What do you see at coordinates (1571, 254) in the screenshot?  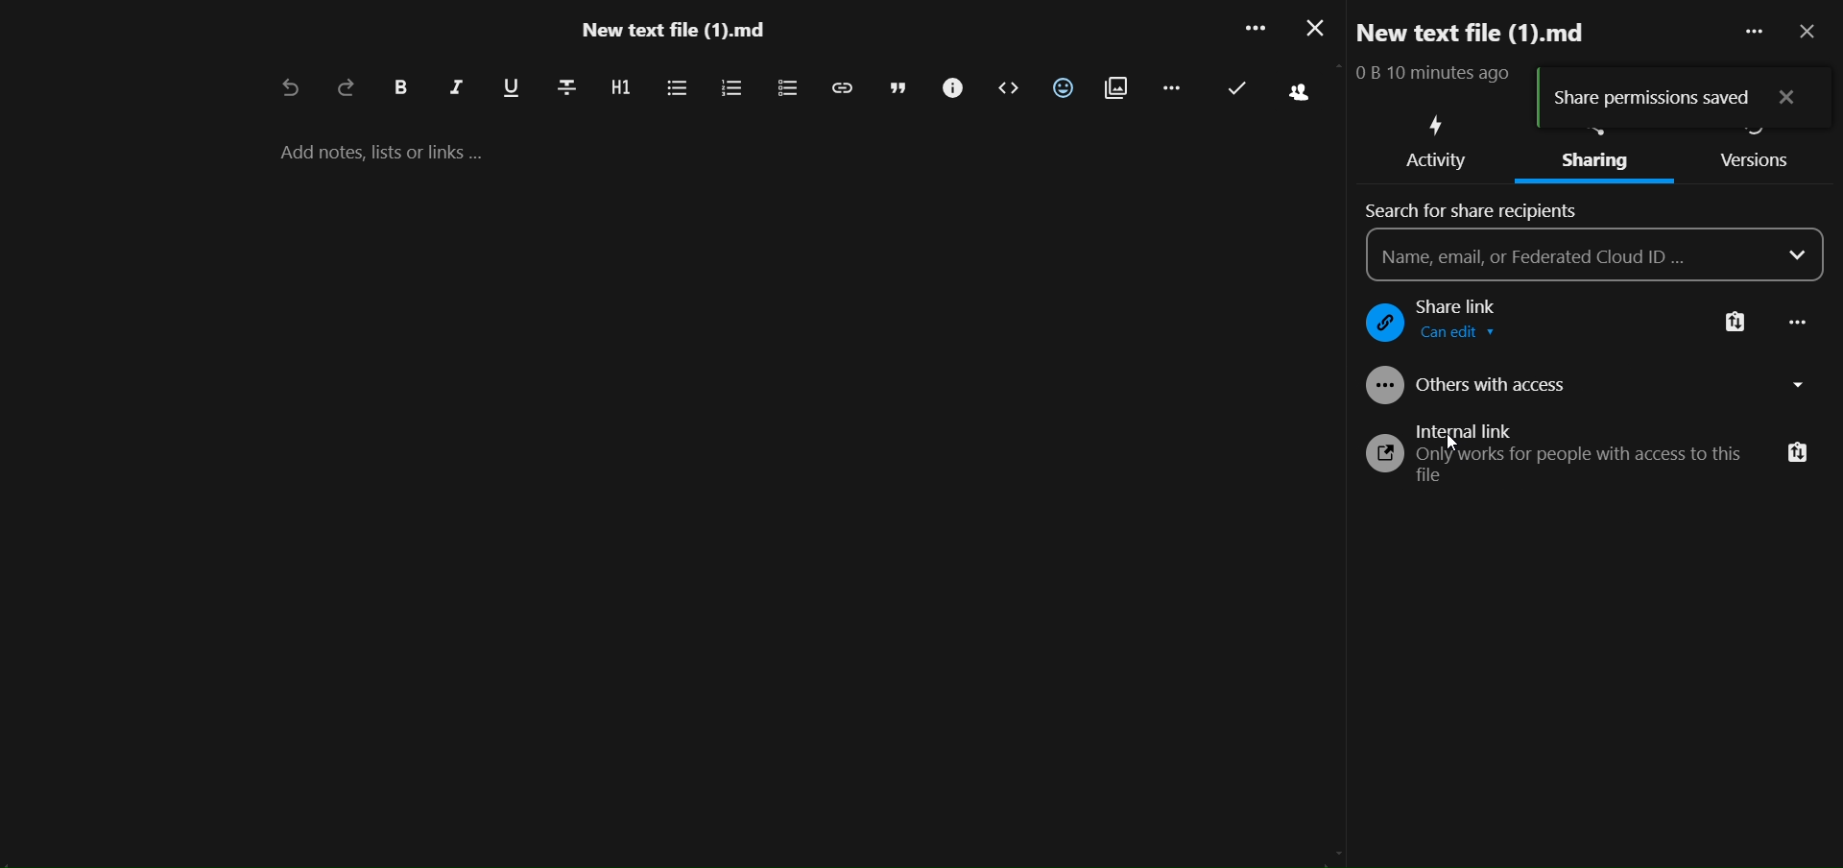 I see `name/mail area` at bounding box center [1571, 254].